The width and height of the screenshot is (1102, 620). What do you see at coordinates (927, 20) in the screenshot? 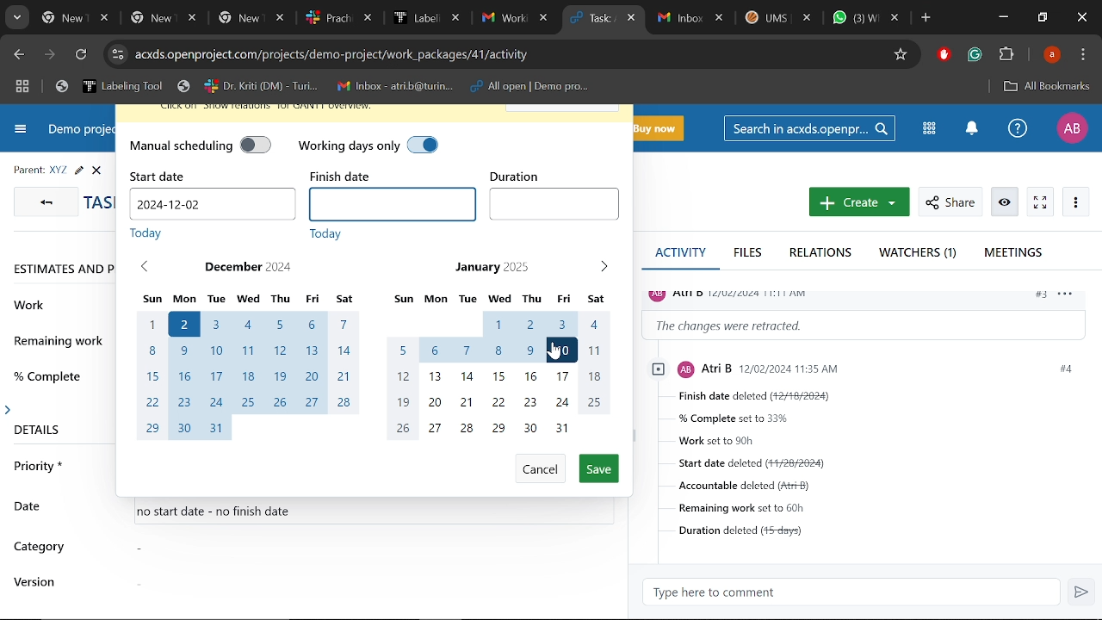
I see `Add new tab` at bounding box center [927, 20].